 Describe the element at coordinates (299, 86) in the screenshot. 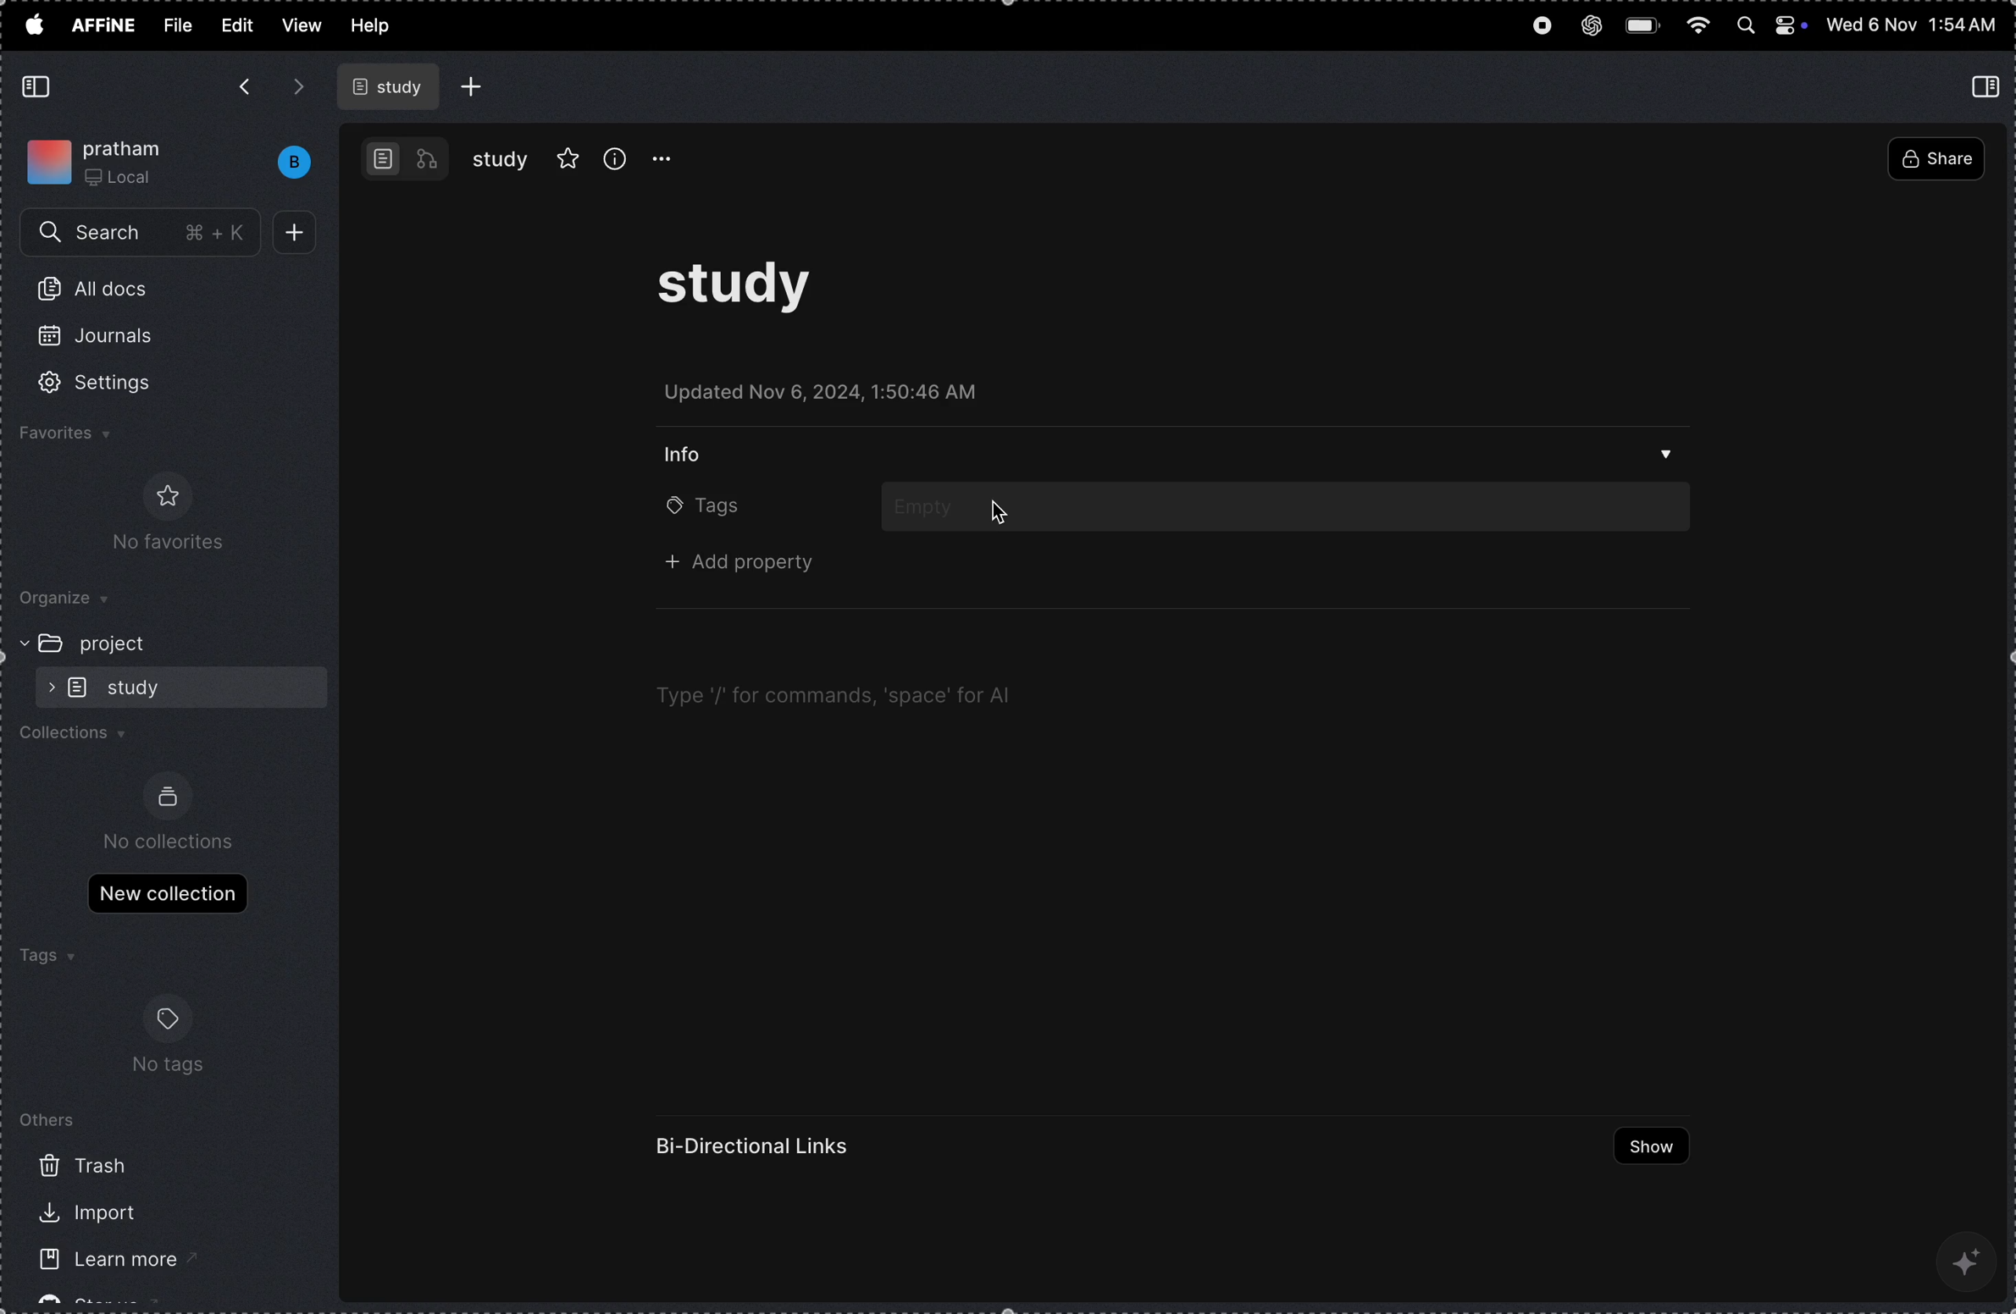

I see `forward` at that location.